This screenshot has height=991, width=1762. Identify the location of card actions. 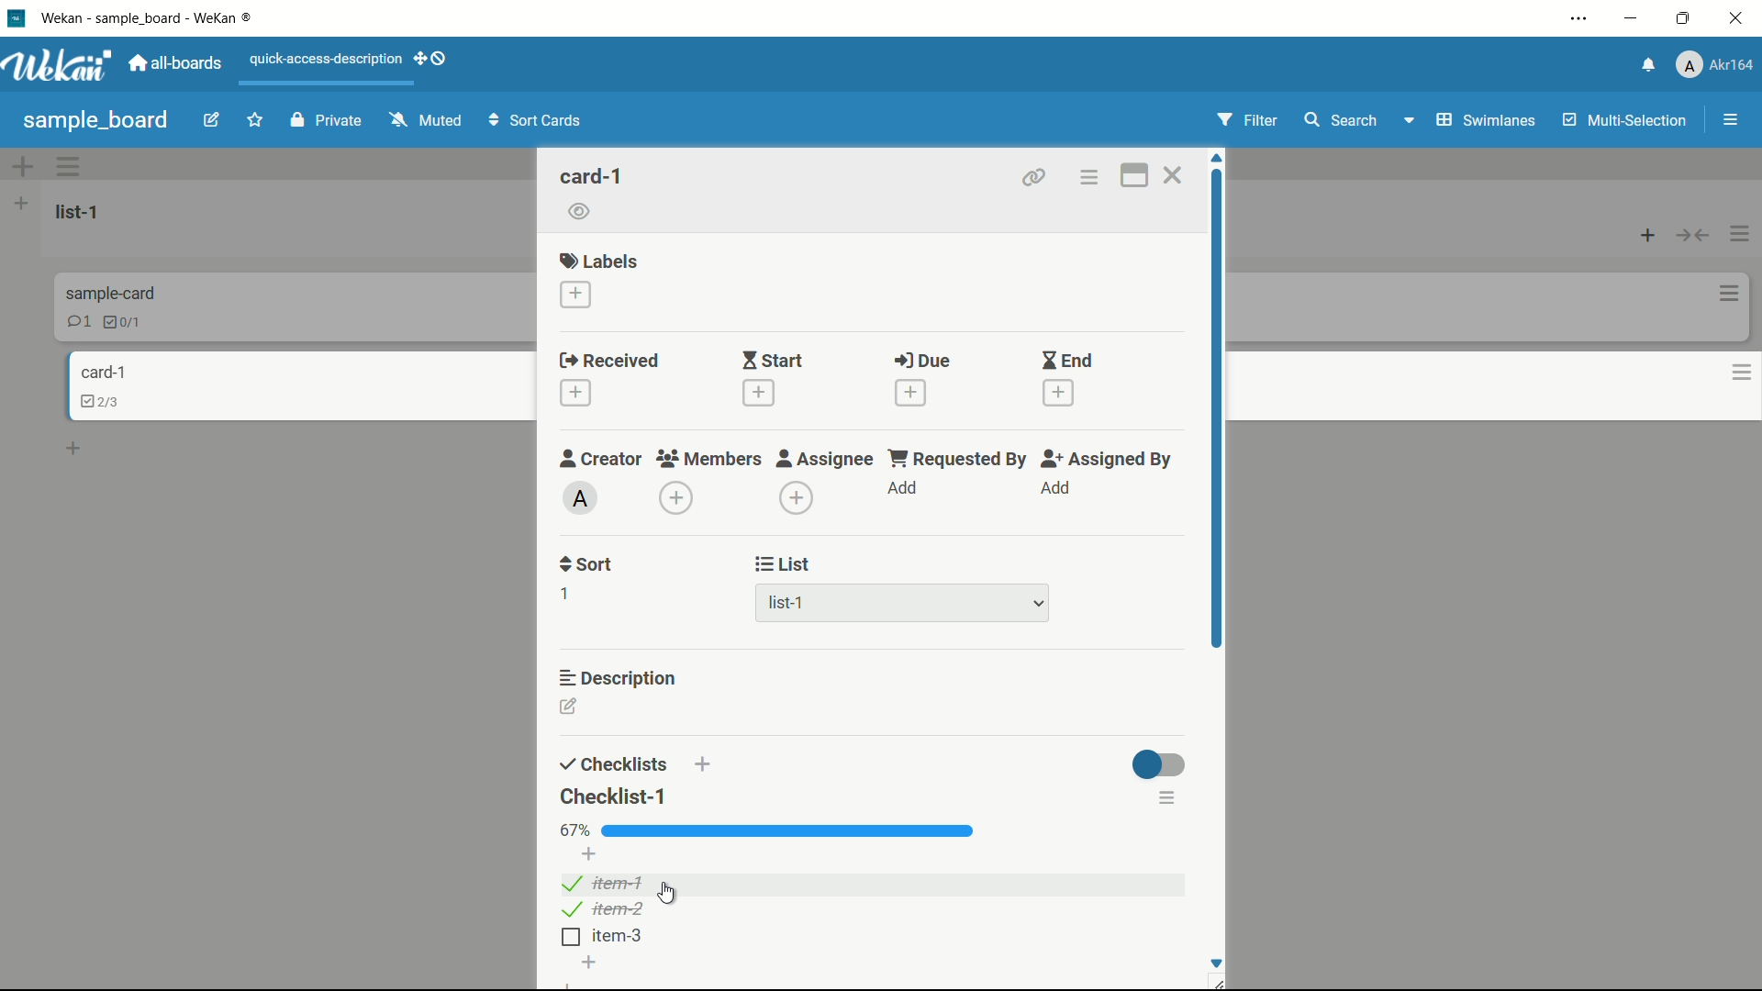
(1089, 178).